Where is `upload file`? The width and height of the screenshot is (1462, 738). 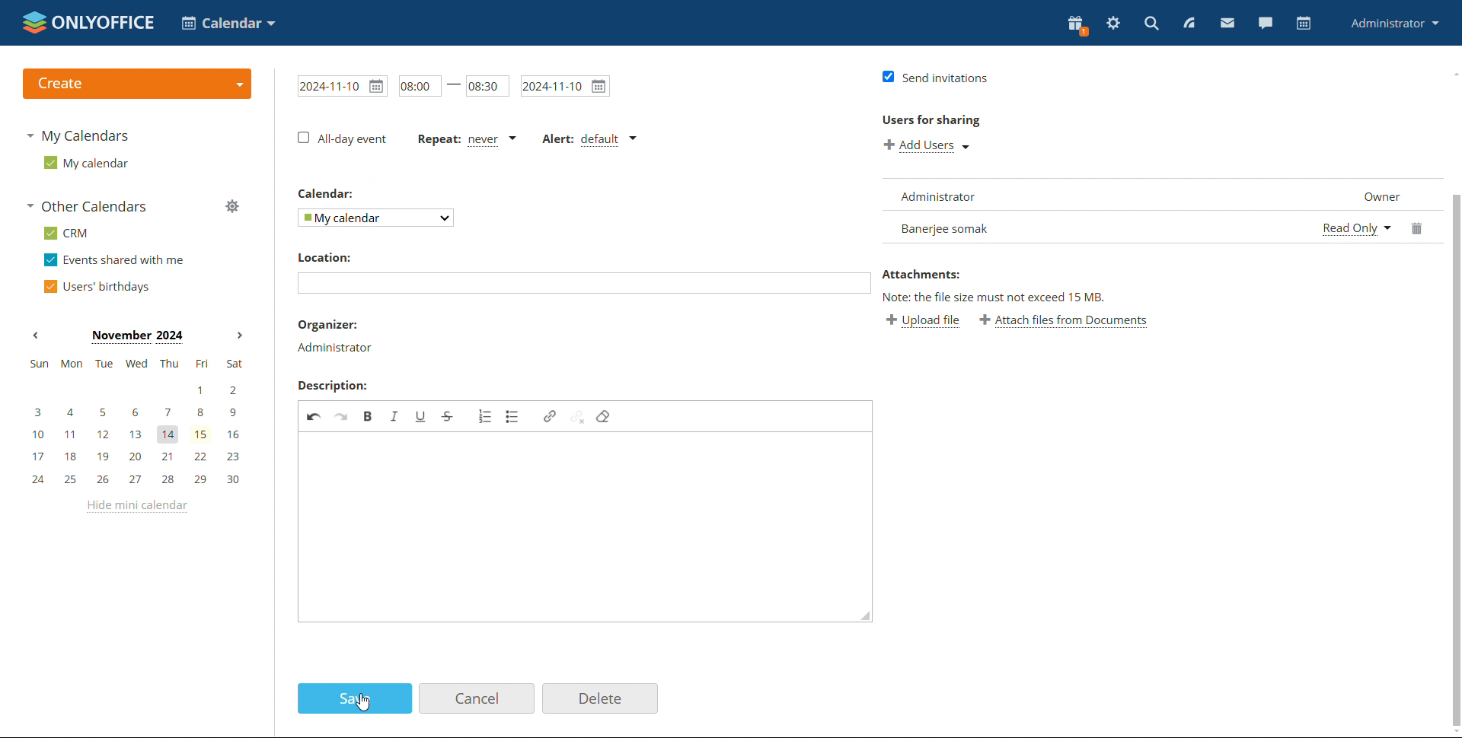
upload file is located at coordinates (922, 320).